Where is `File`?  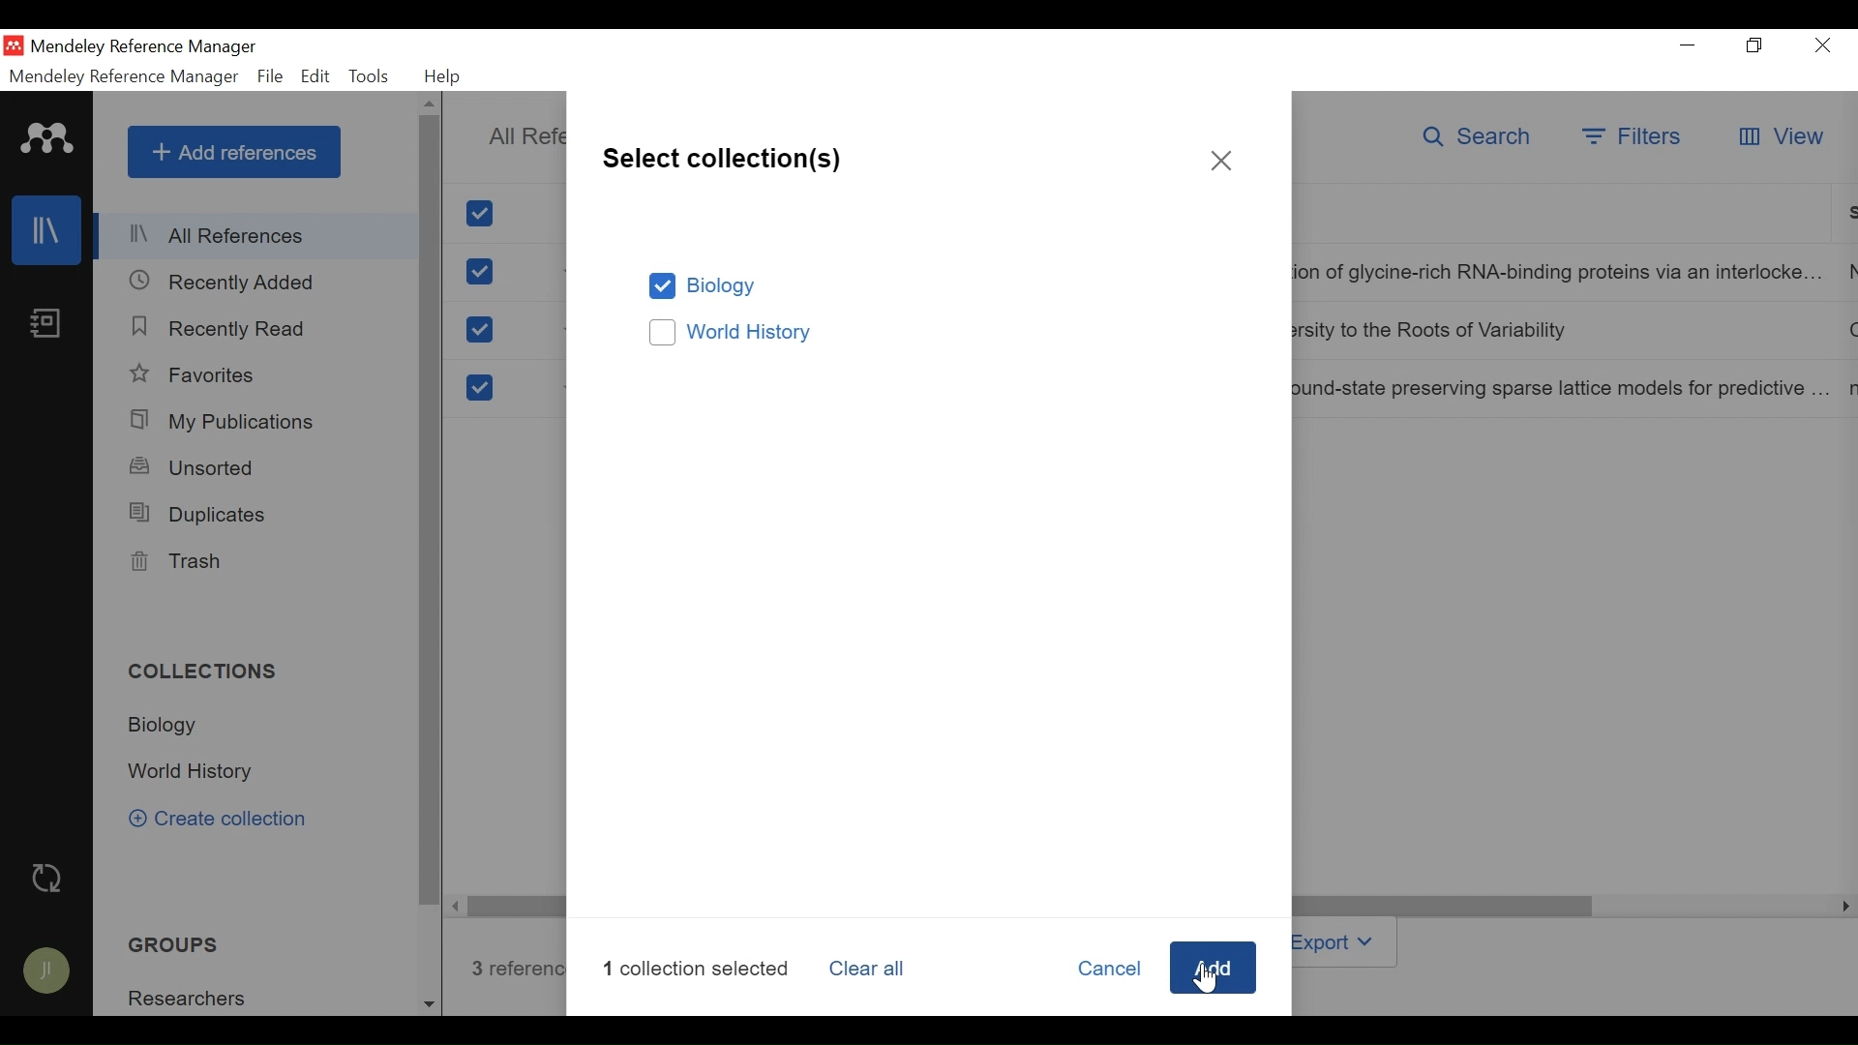 File is located at coordinates (270, 76).